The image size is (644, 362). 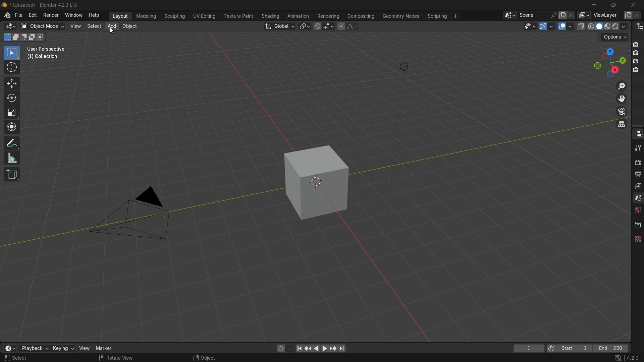 What do you see at coordinates (328, 16) in the screenshot?
I see `rendering menu` at bounding box center [328, 16].